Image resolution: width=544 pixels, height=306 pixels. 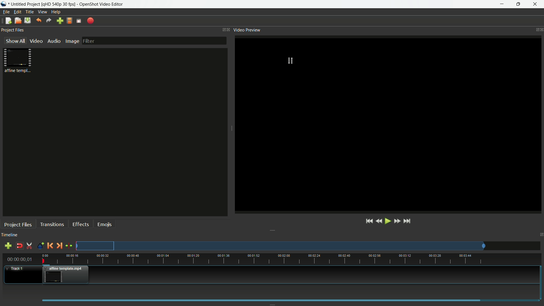 I want to click on add track, so click(x=9, y=246).